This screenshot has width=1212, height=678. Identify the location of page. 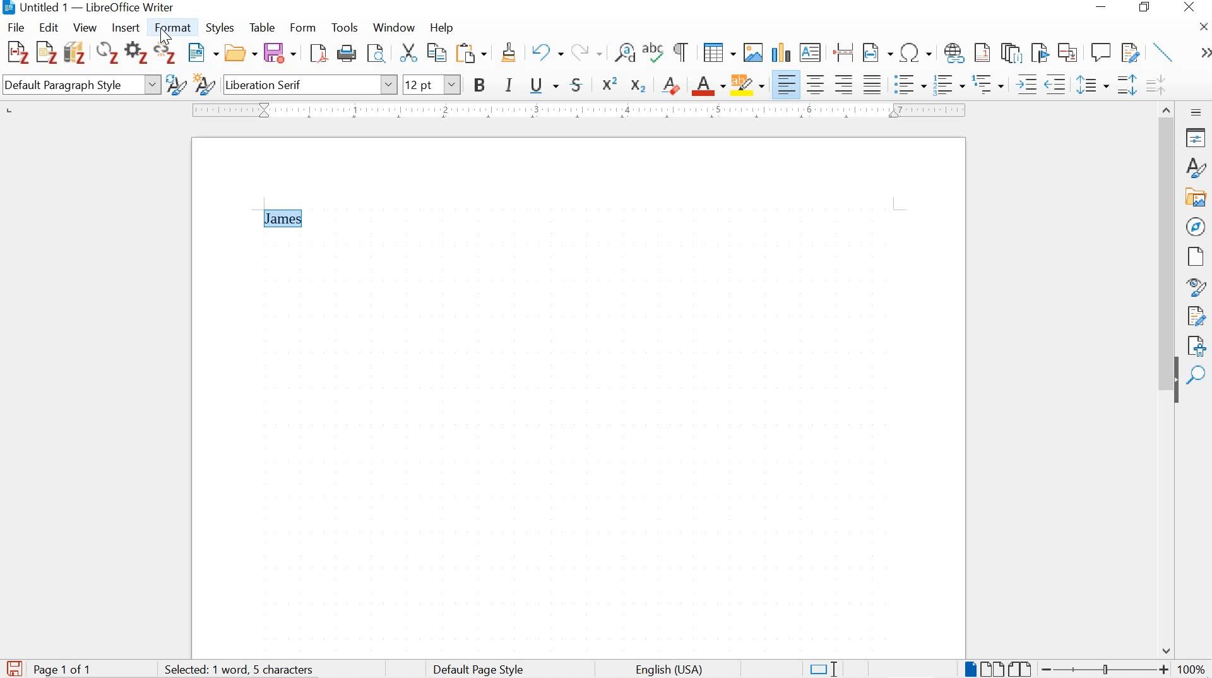
(1194, 256).